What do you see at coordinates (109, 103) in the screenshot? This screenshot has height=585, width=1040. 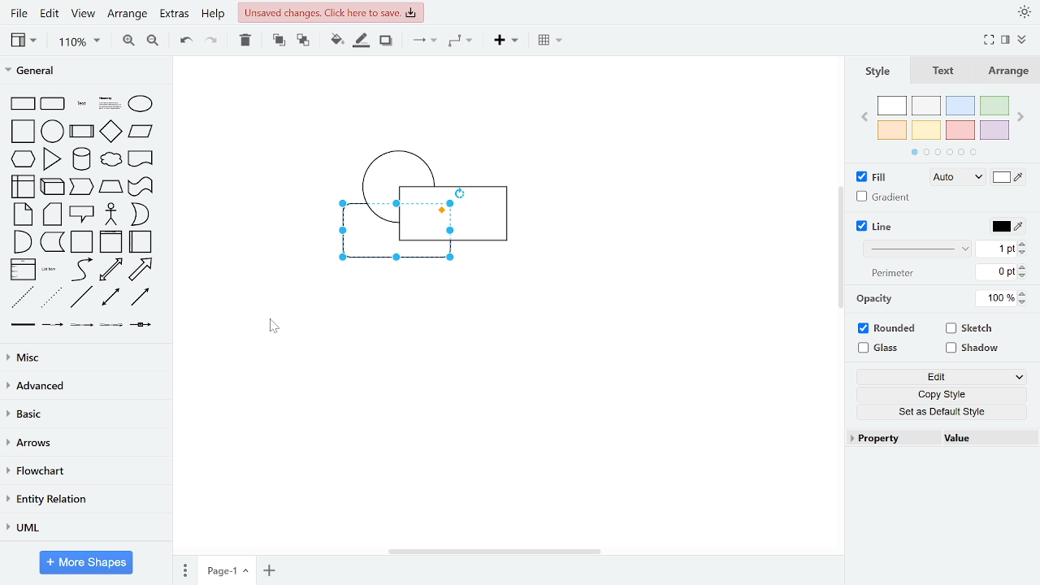 I see `heading` at bounding box center [109, 103].